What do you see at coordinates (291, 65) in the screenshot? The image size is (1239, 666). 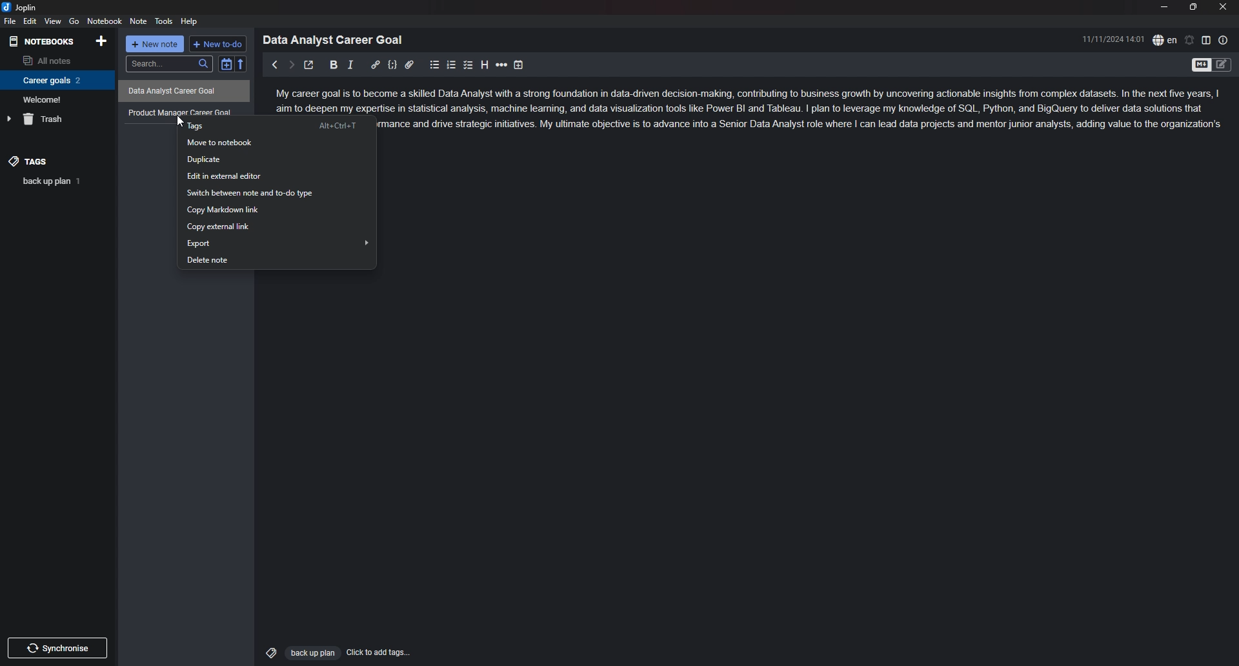 I see `next` at bounding box center [291, 65].